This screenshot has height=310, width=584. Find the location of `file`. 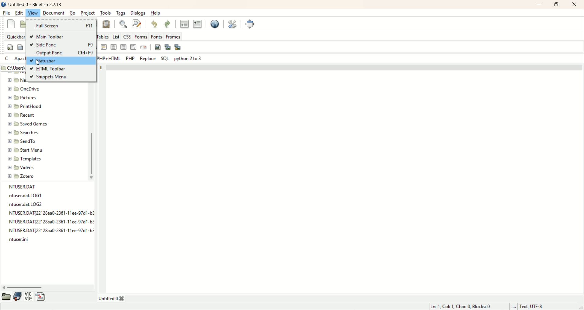

file is located at coordinates (52, 213).